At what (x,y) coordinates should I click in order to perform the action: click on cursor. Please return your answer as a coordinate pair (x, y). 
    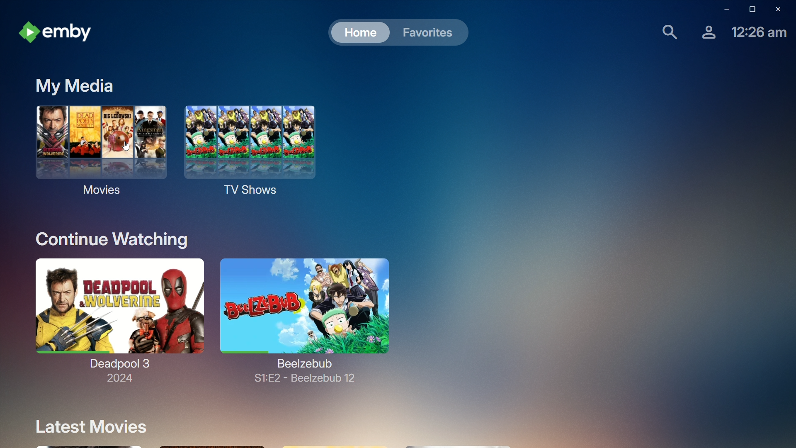
    Looking at the image, I should click on (126, 146).